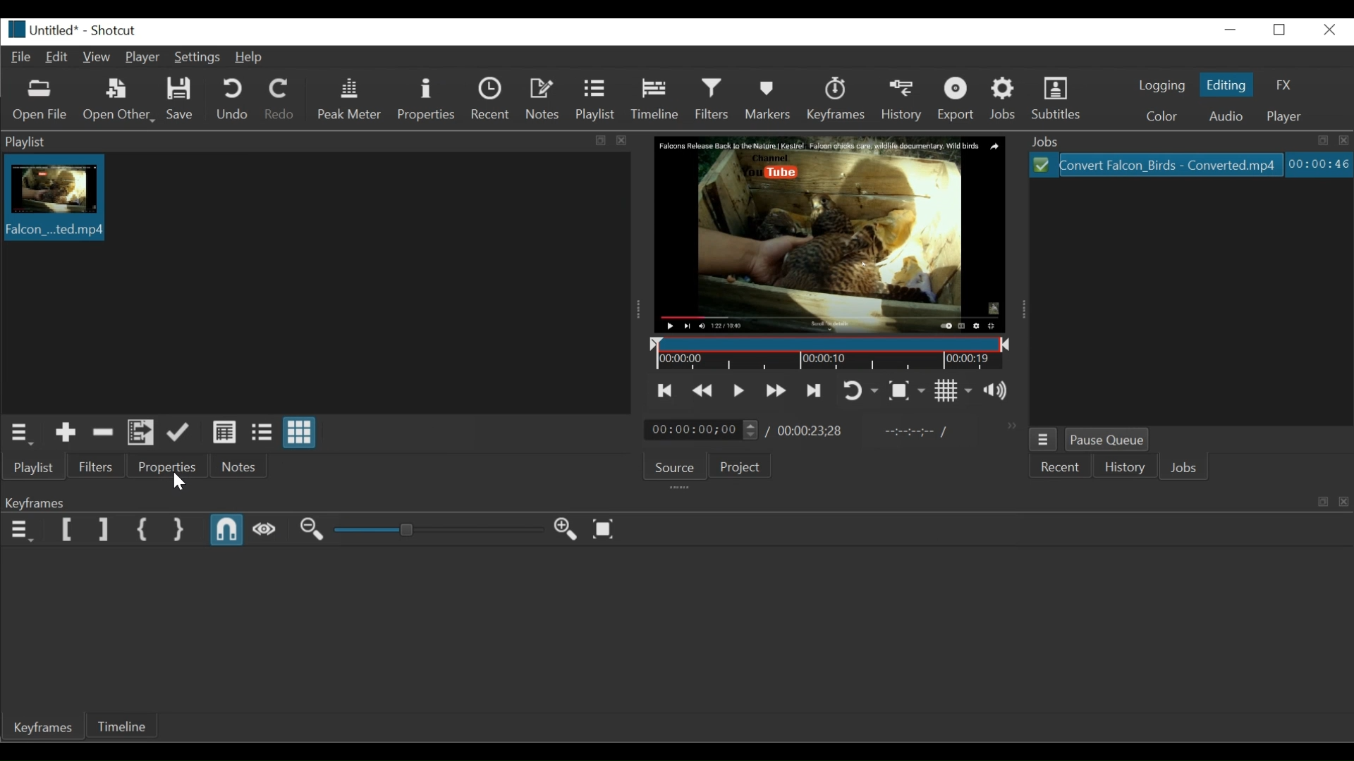 The height and width of the screenshot is (761, 1354). I want to click on Zoom keyframe to fit, so click(606, 529).